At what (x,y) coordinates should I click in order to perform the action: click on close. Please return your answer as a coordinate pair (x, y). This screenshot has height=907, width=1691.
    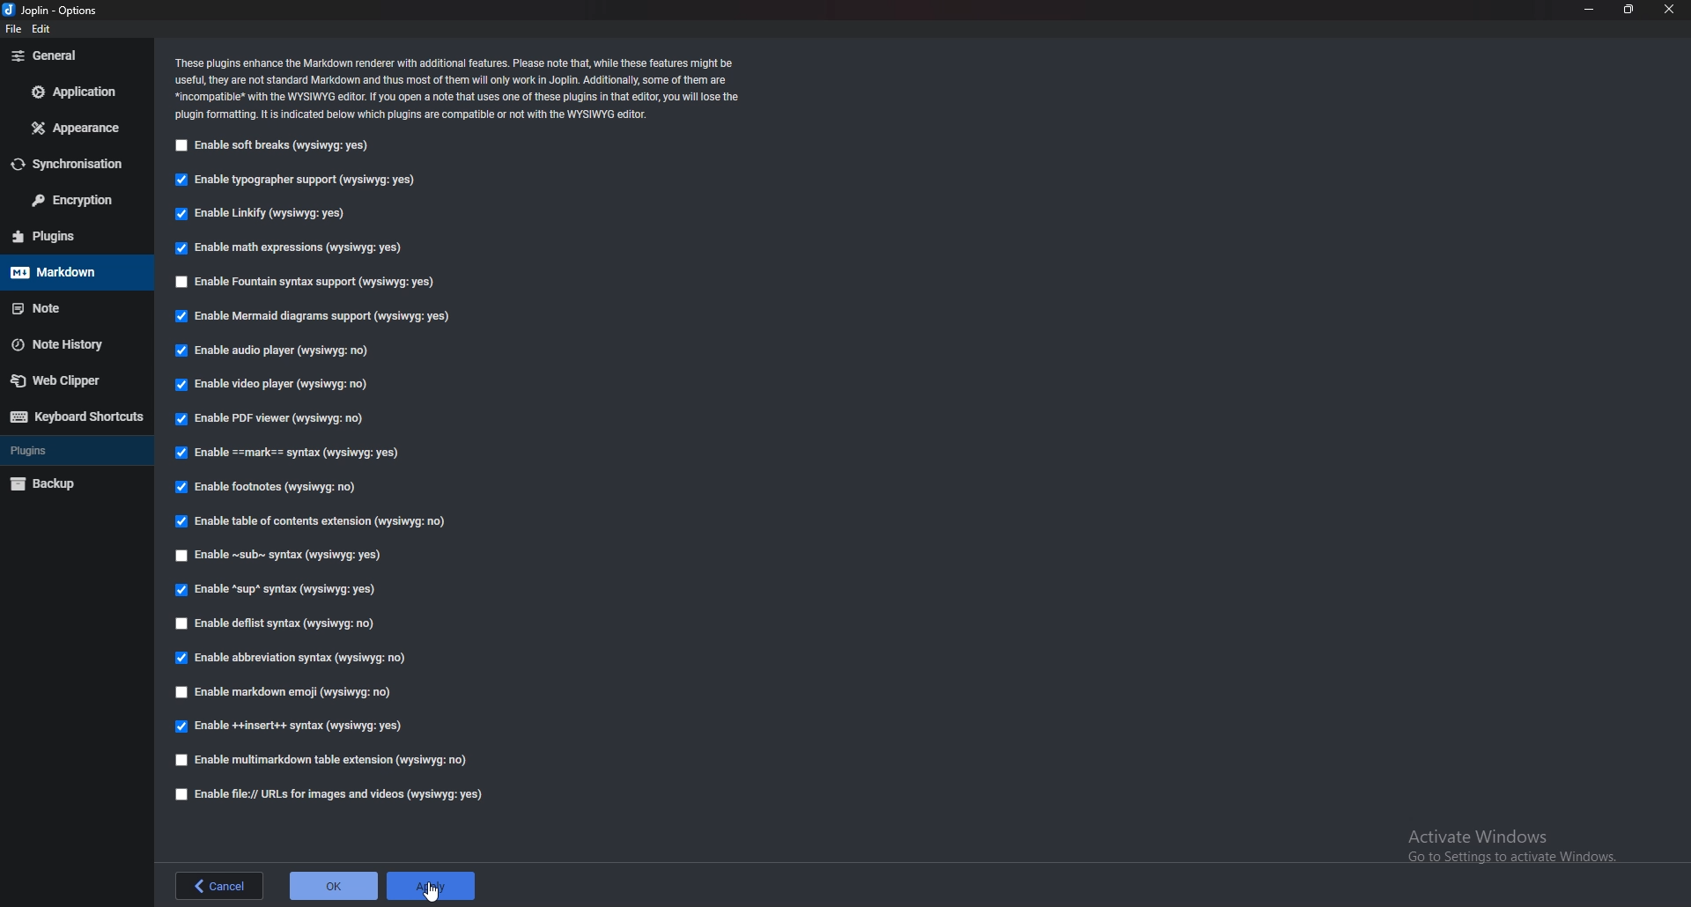
    Looking at the image, I should click on (1671, 9).